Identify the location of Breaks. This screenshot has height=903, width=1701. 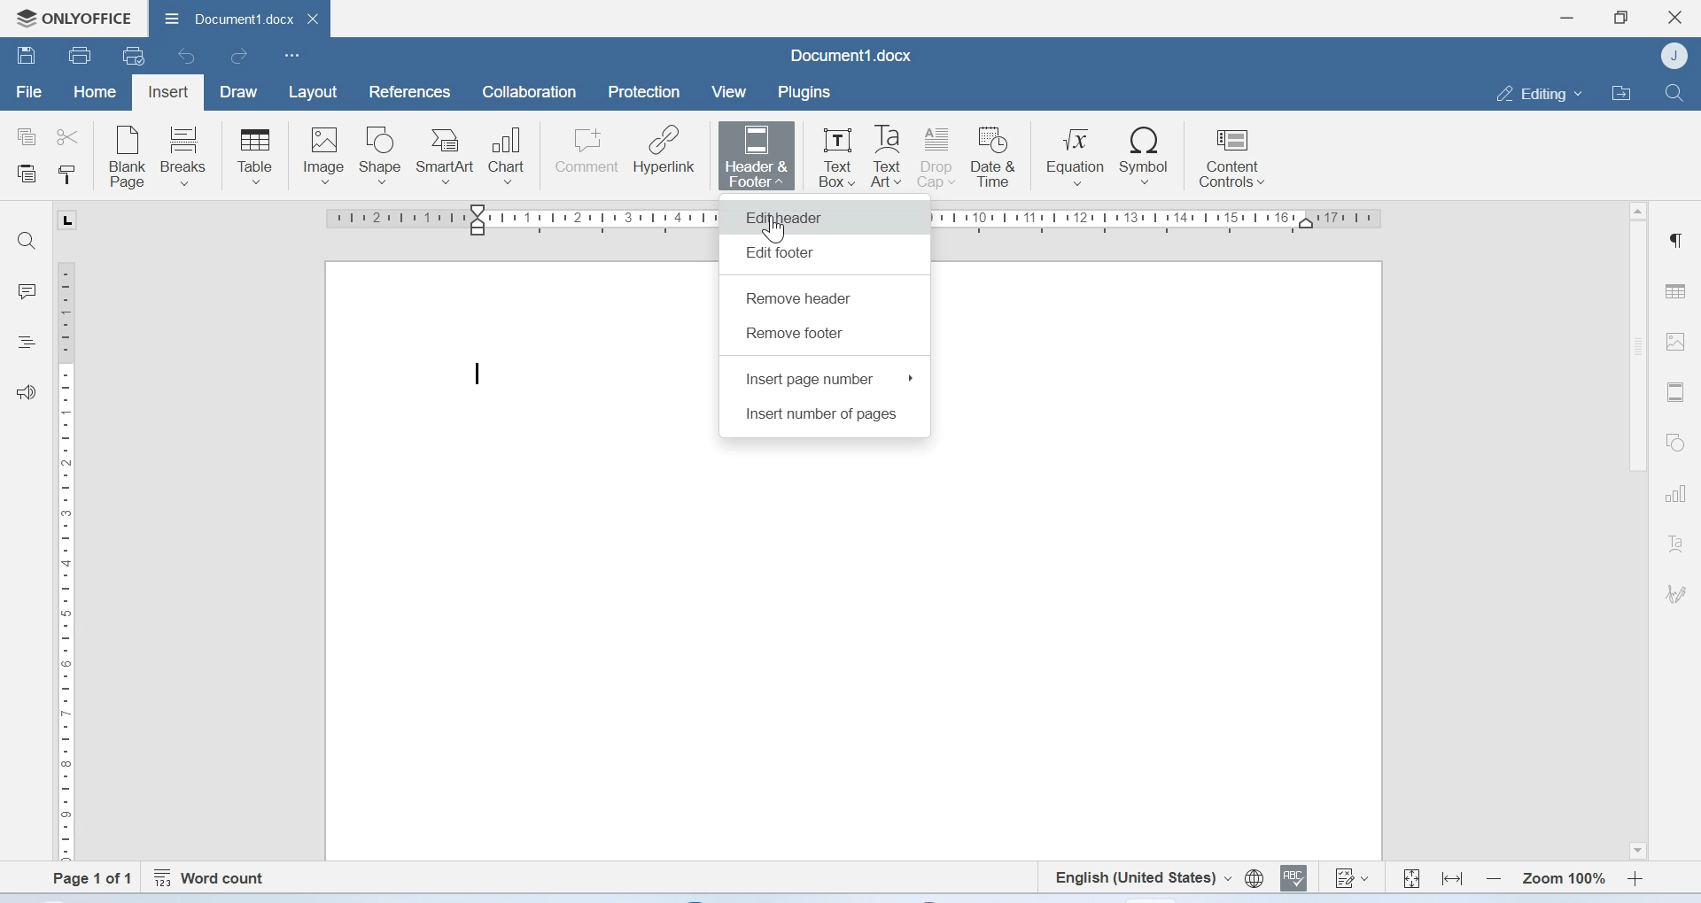
(189, 155).